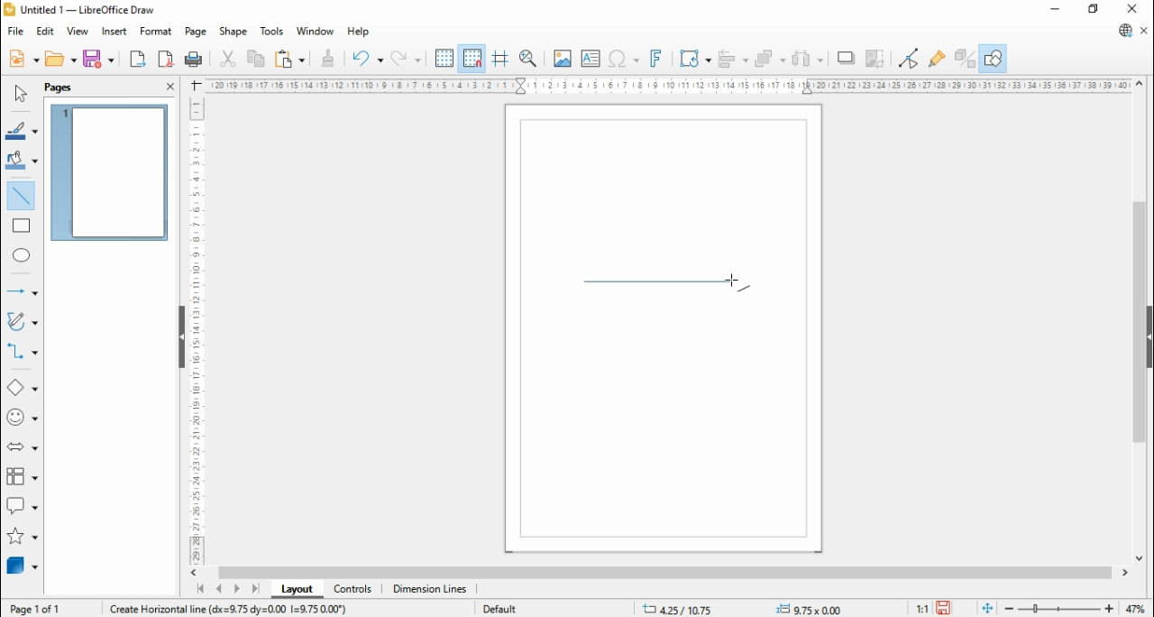 The width and height of the screenshot is (1154, 617). Describe the element at coordinates (1130, 9) in the screenshot. I see `close window` at that location.